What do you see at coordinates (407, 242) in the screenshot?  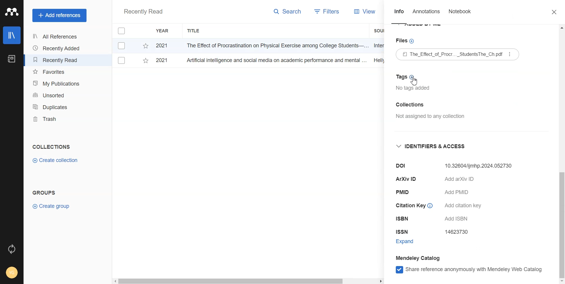 I see `Expand` at bounding box center [407, 242].